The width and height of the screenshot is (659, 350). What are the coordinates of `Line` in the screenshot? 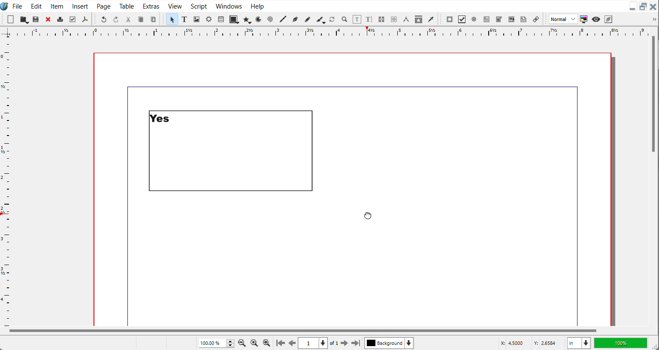 It's located at (283, 19).